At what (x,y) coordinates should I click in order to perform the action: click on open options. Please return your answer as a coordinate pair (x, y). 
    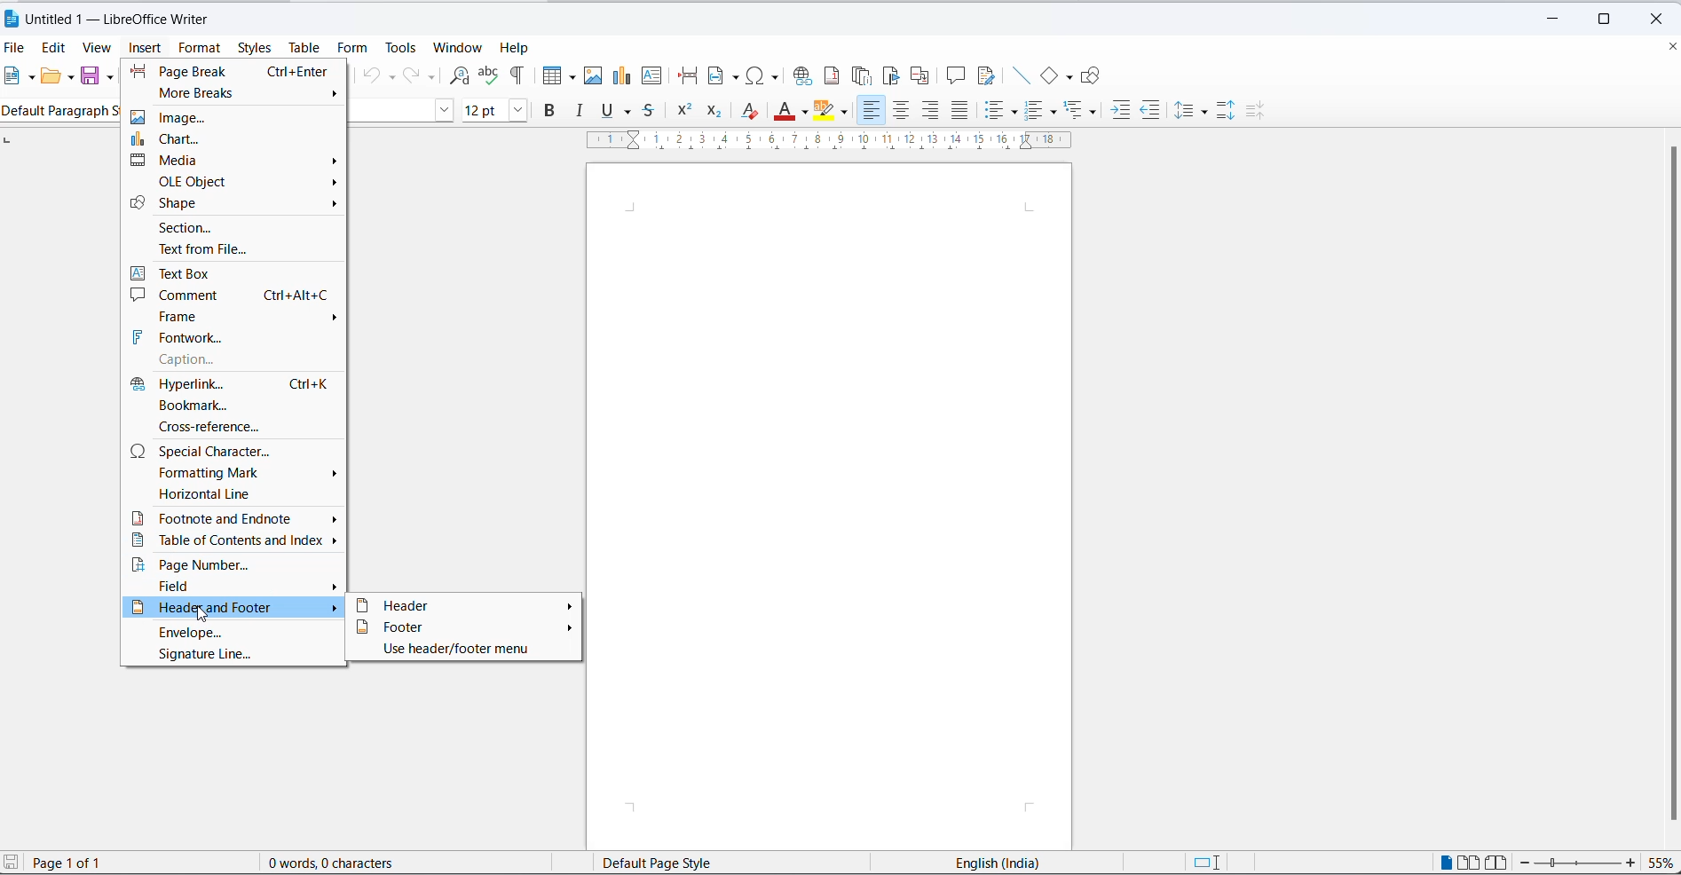
    Looking at the image, I should click on (66, 76).